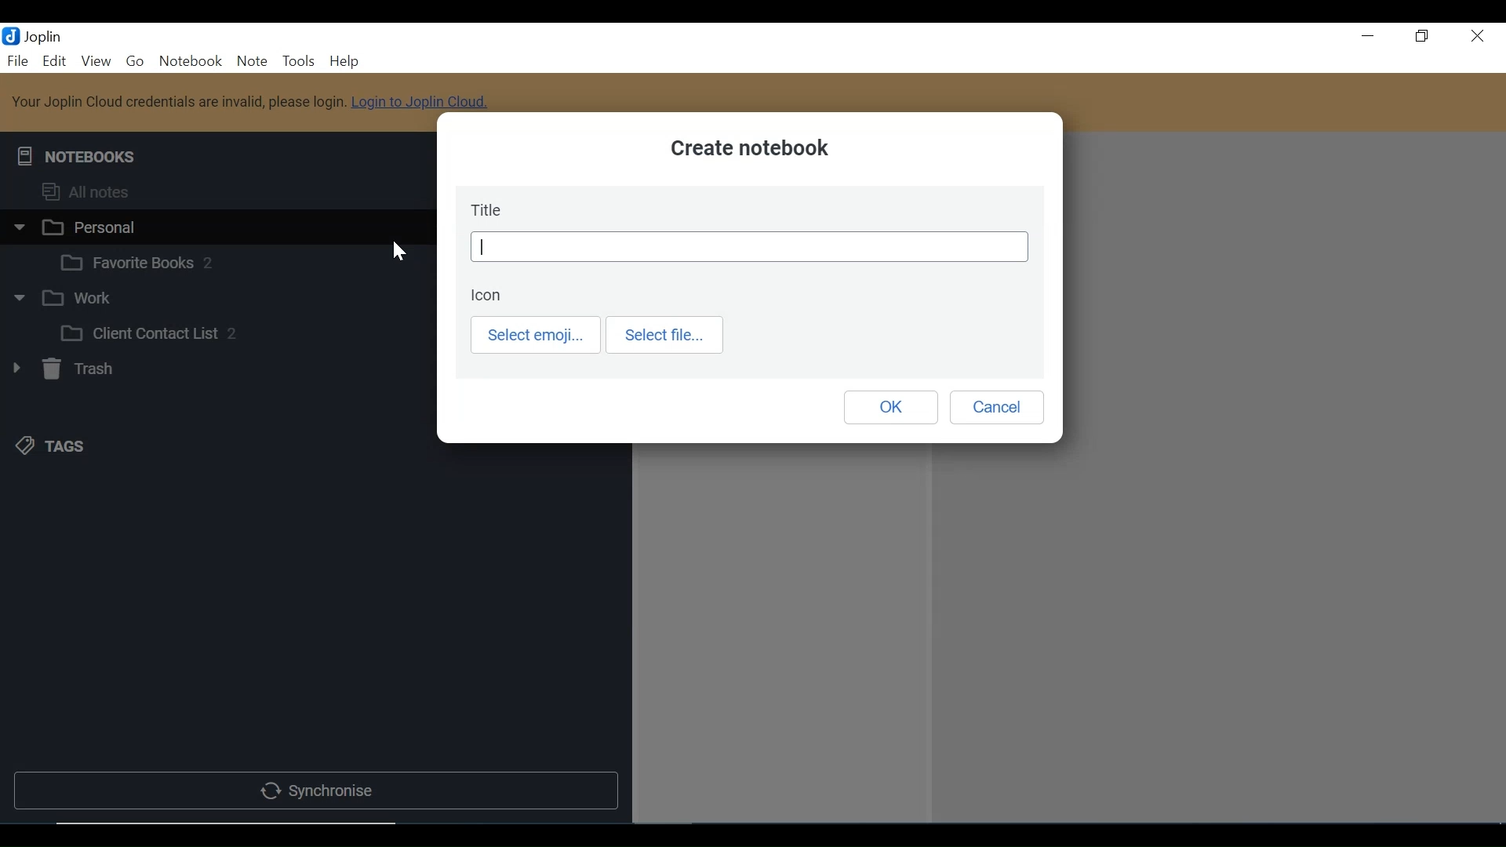 This screenshot has height=847, width=1506. What do you see at coordinates (1422, 38) in the screenshot?
I see `Restore` at bounding box center [1422, 38].